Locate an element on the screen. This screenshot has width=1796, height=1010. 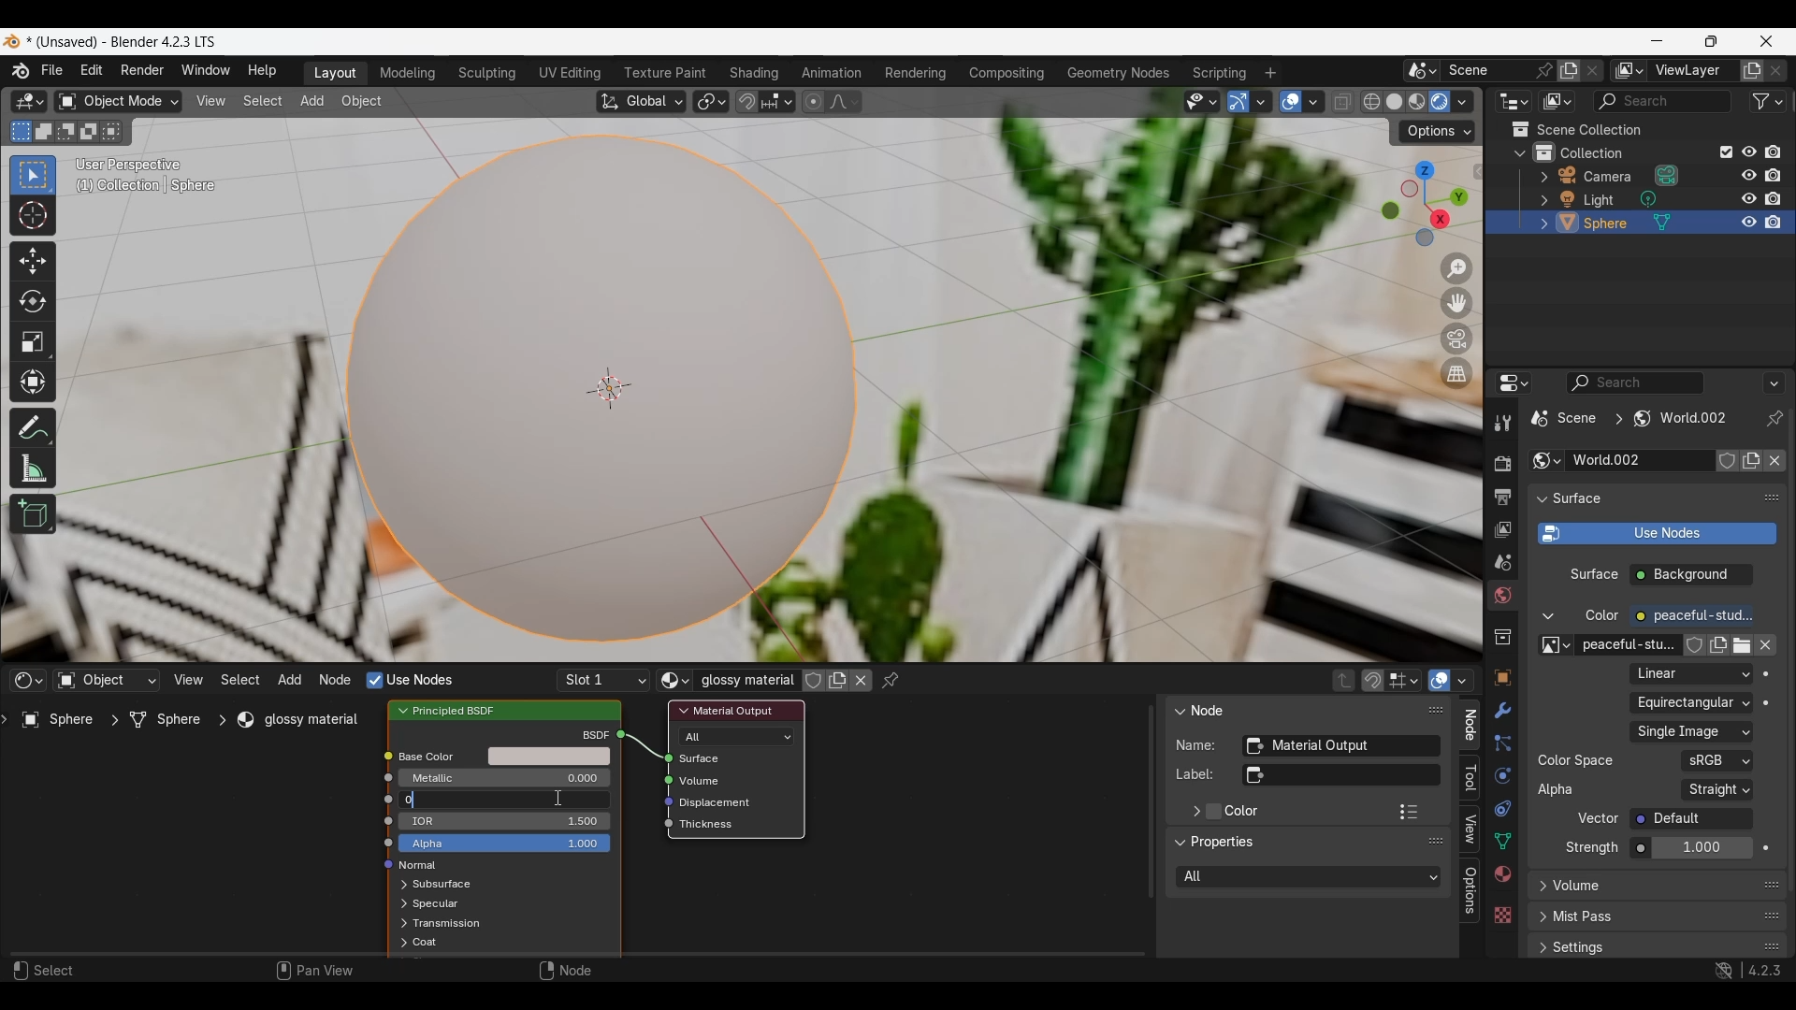
Geometry nodes workspace is located at coordinates (1118, 73).